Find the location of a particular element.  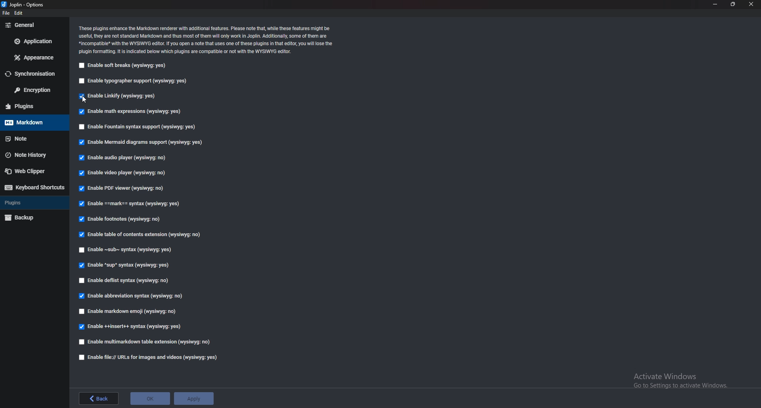

enable fountain syntax support is located at coordinates (136, 126).